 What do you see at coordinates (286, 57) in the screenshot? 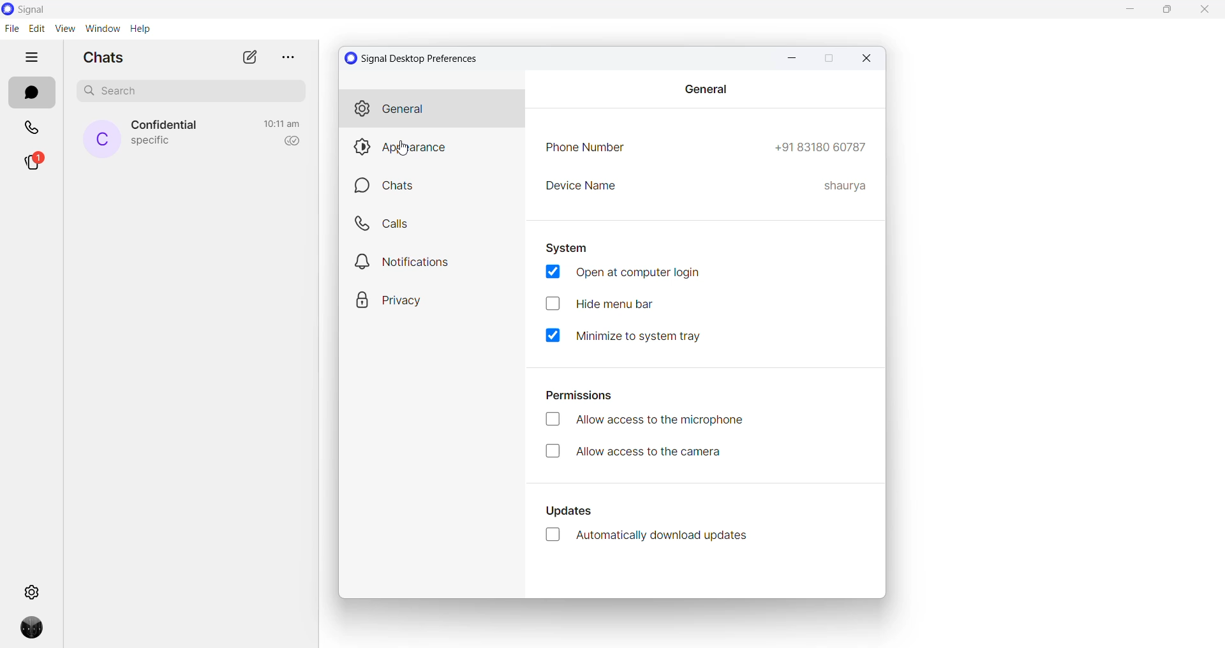
I see `more options` at bounding box center [286, 57].